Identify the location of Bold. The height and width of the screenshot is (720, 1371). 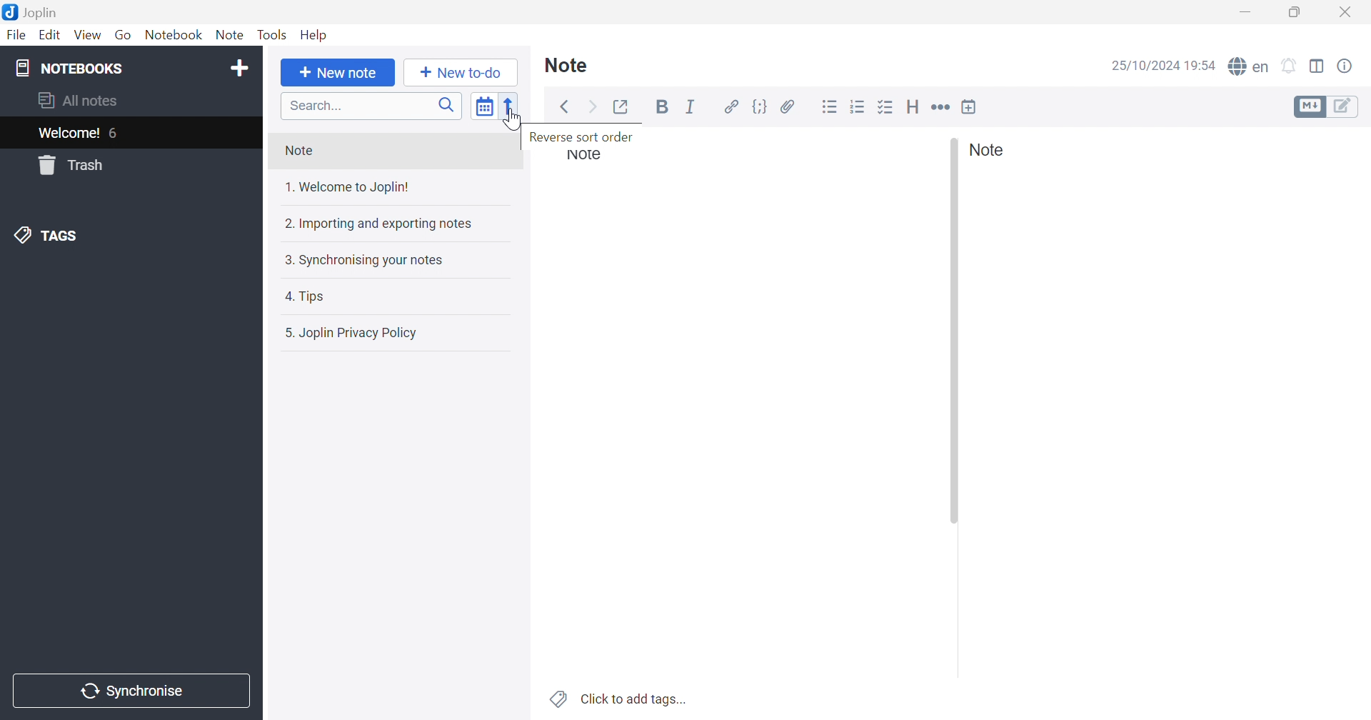
(663, 109).